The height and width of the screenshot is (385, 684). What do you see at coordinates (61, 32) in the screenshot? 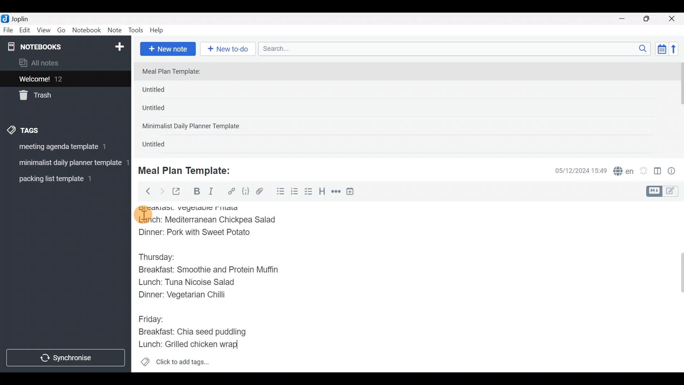
I see `Go` at bounding box center [61, 32].